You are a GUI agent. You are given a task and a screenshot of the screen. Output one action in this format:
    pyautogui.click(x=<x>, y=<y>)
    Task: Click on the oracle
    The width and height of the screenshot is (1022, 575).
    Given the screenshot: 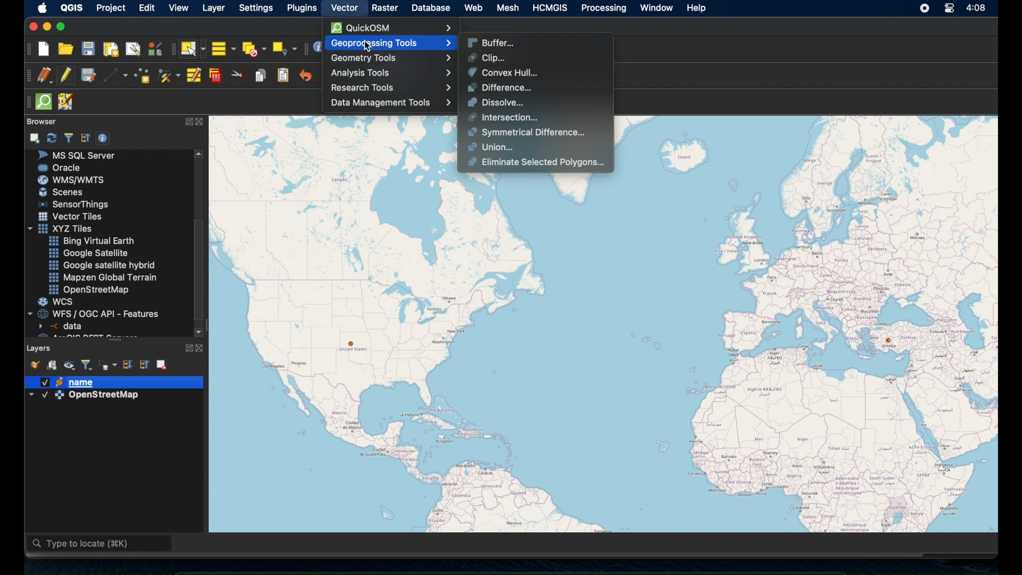 What is the action you would take?
    pyautogui.click(x=60, y=167)
    